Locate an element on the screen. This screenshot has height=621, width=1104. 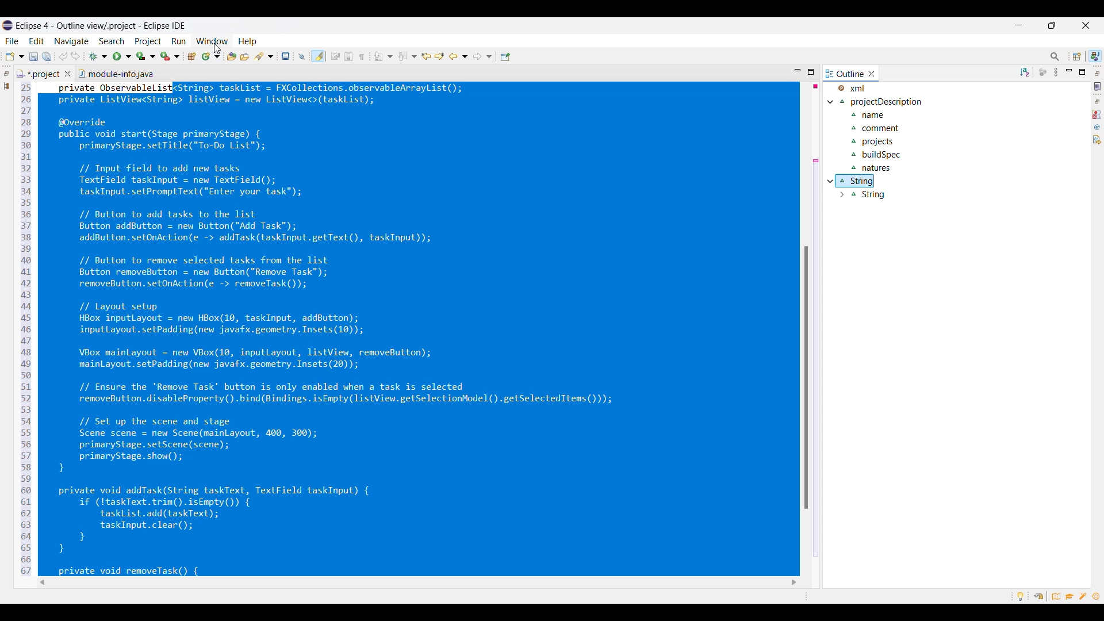
Help menu is located at coordinates (247, 42).